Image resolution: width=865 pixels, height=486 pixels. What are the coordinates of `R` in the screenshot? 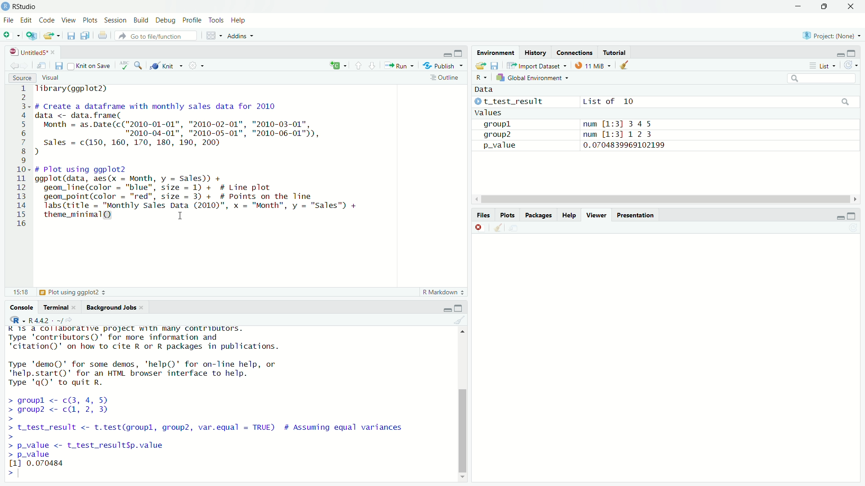 It's located at (478, 76).